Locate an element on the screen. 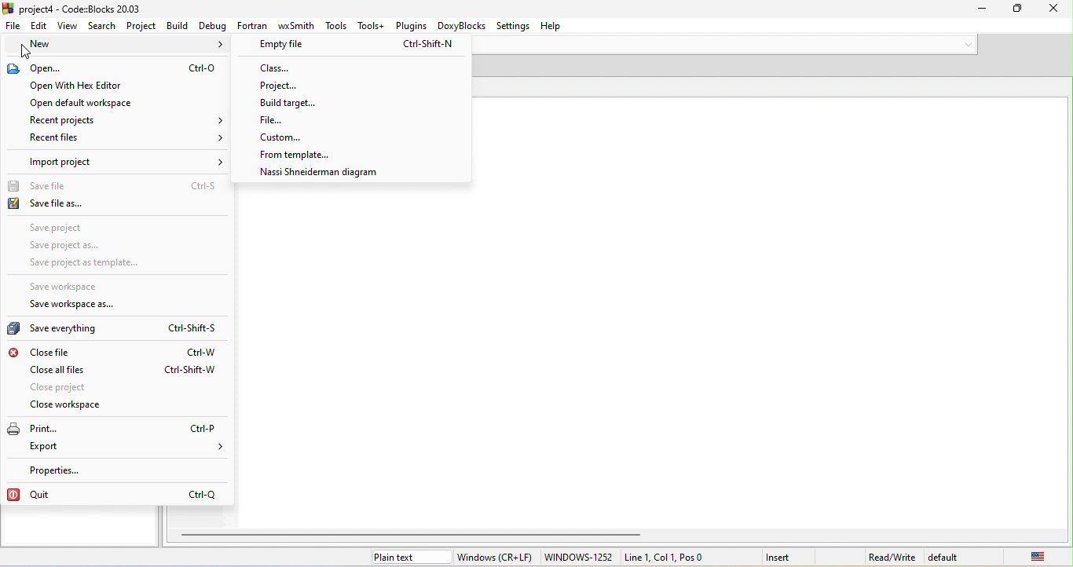 This screenshot has height=567, width=1073. settings is located at coordinates (515, 25).